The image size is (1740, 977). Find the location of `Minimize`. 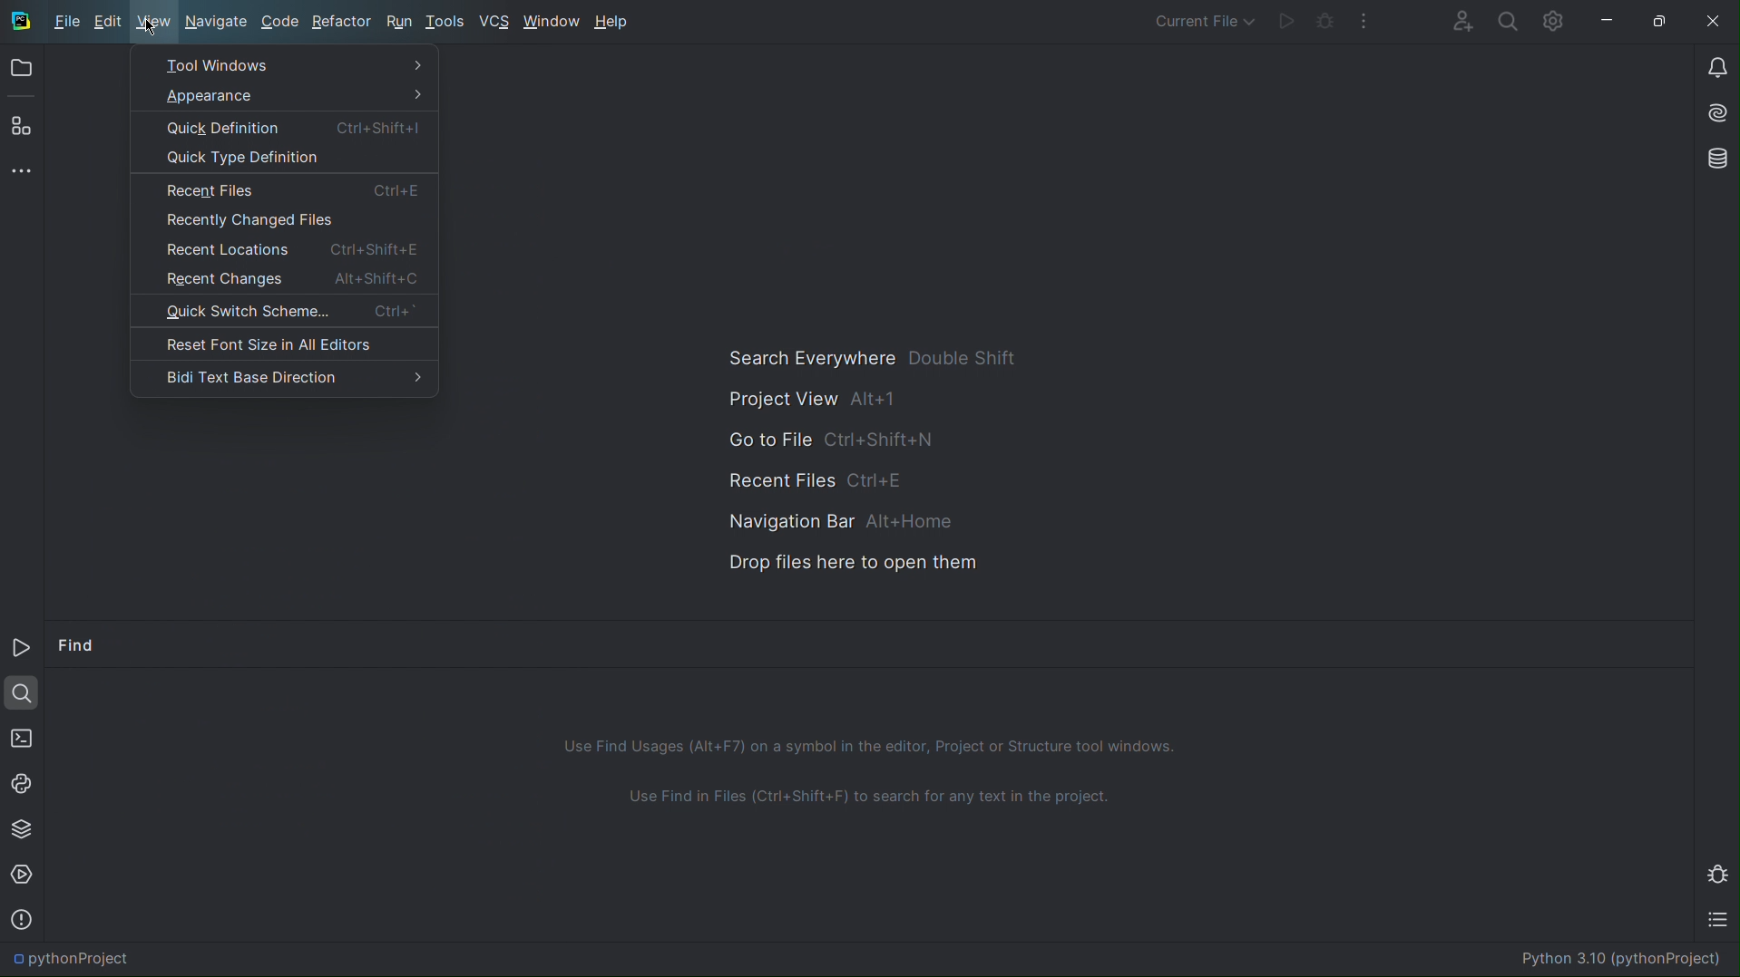

Minimize is located at coordinates (1608, 21).